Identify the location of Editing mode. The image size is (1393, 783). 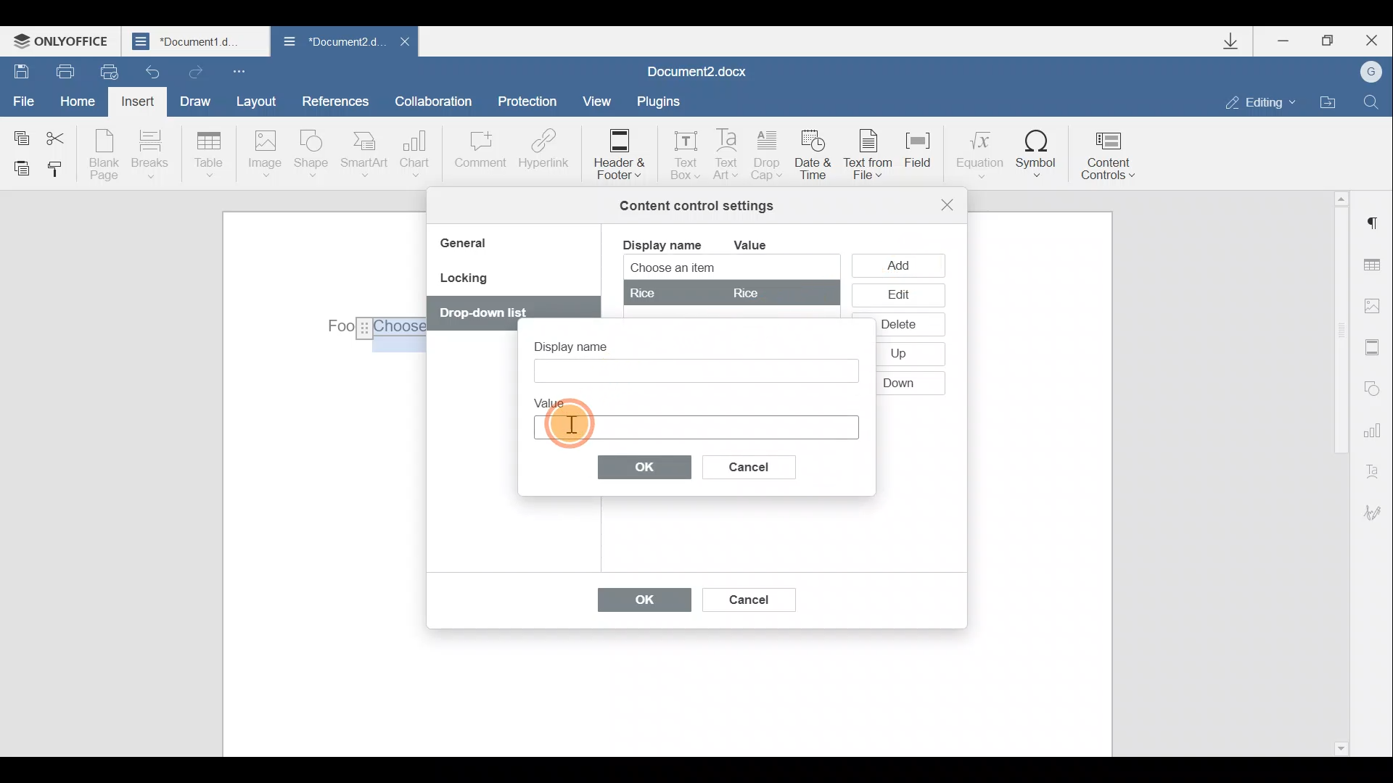
(1261, 101).